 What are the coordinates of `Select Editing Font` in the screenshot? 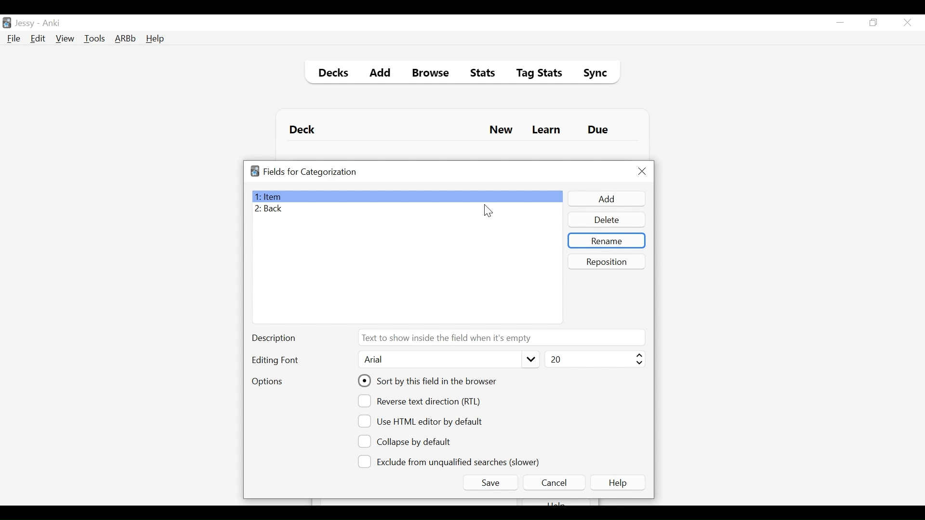 It's located at (448, 360).